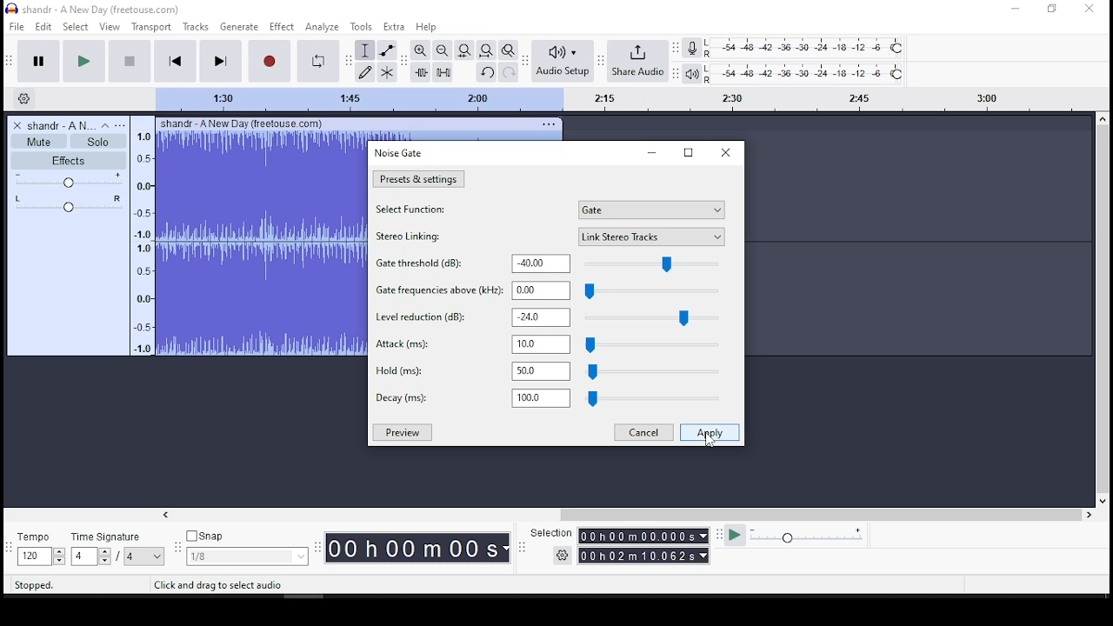  I want to click on undo, so click(487, 71).